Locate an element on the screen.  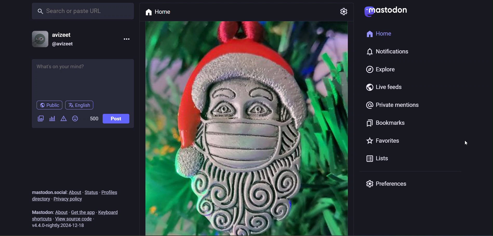
about is located at coordinates (74, 191).